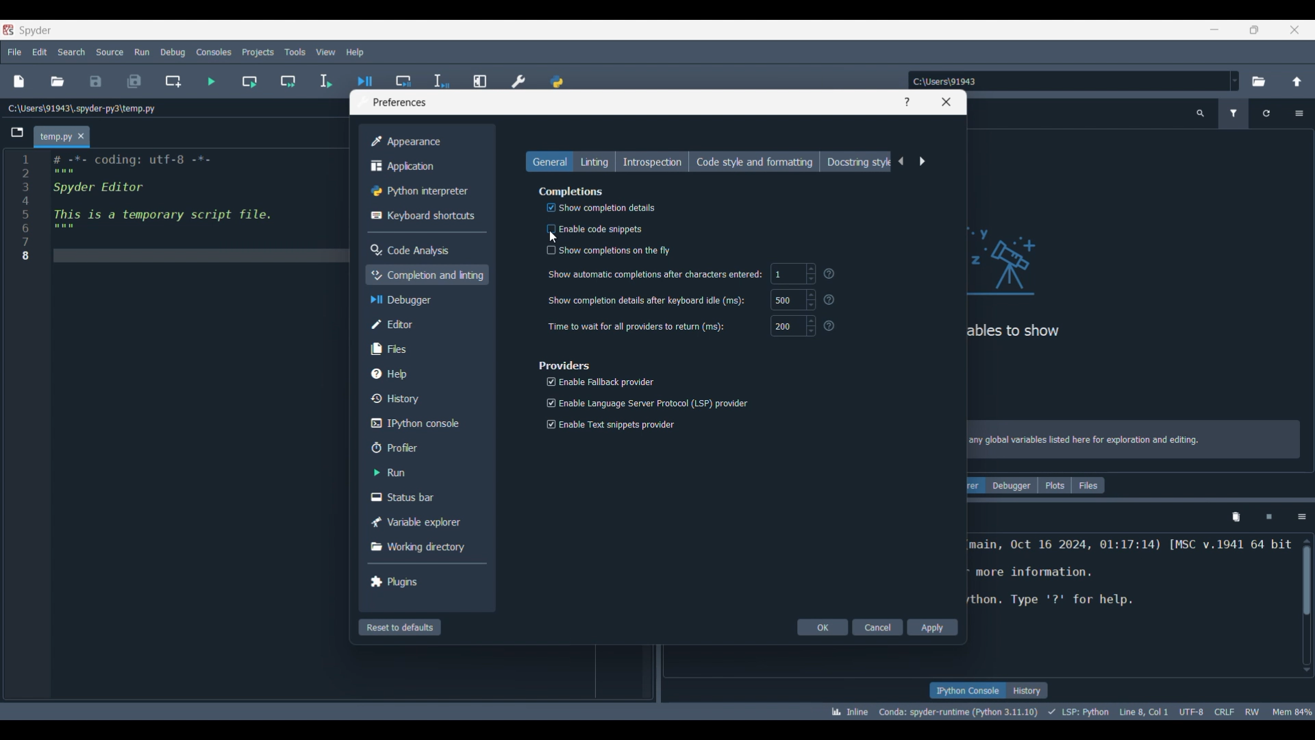 The height and width of the screenshot is (740, 1315). I want to click on Options, so click(1301, 517).